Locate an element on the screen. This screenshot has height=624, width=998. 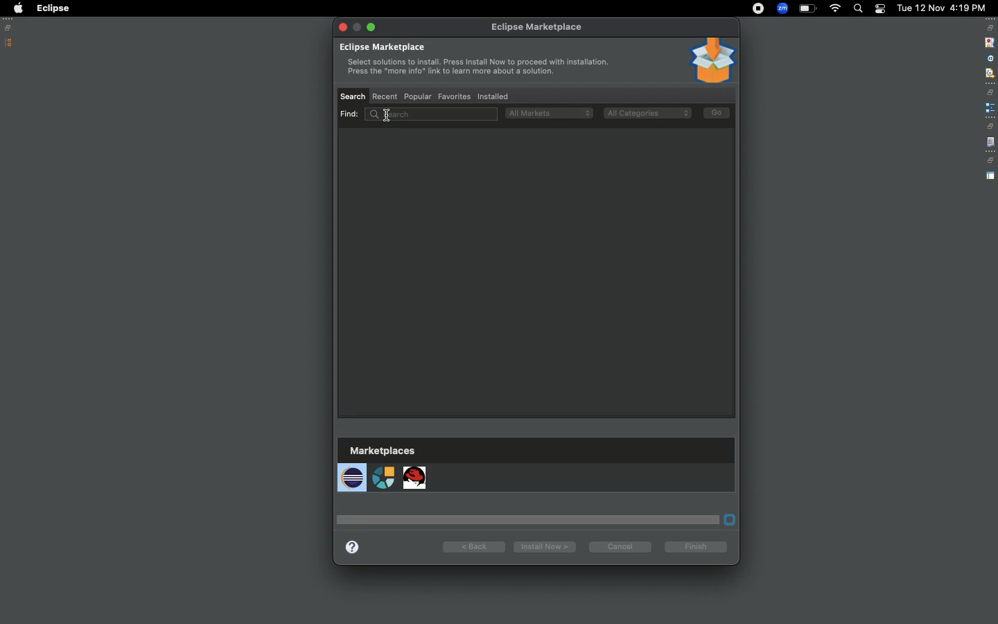
extension point is located at coordinates (990, 107).